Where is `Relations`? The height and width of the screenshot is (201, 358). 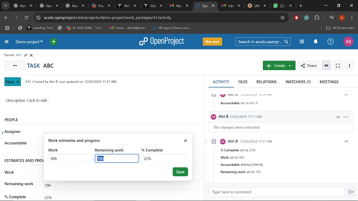
Relations is located at coordinates (267, 82).